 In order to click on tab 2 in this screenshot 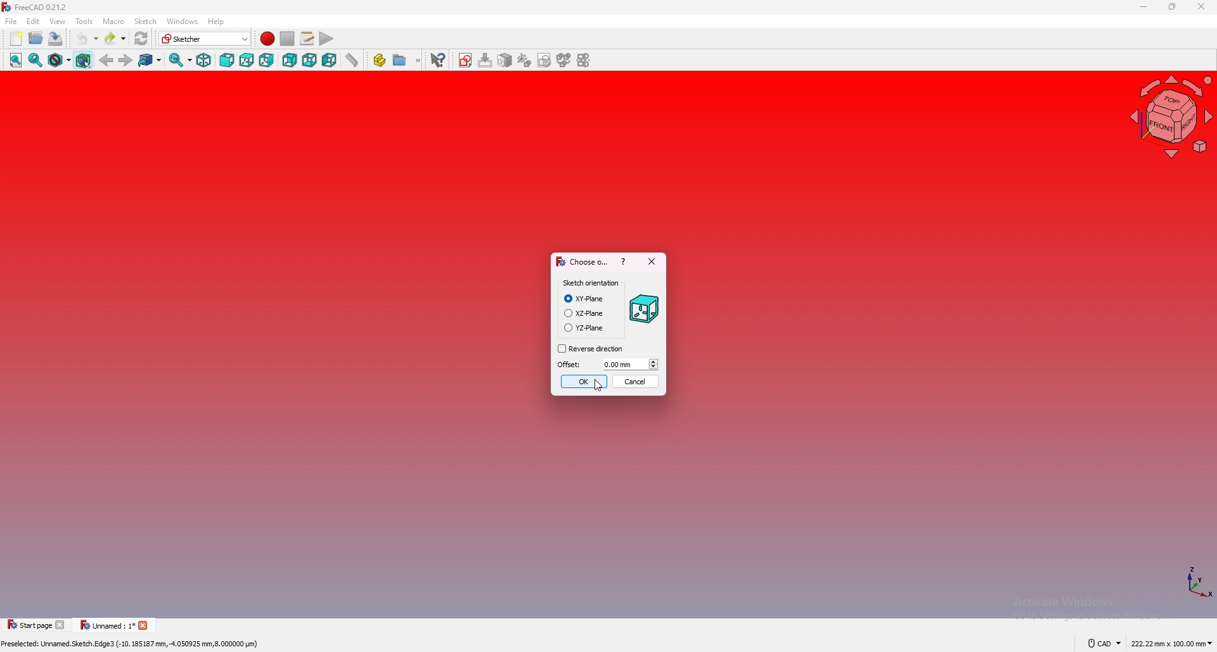, I will do `click(115, 626)`.